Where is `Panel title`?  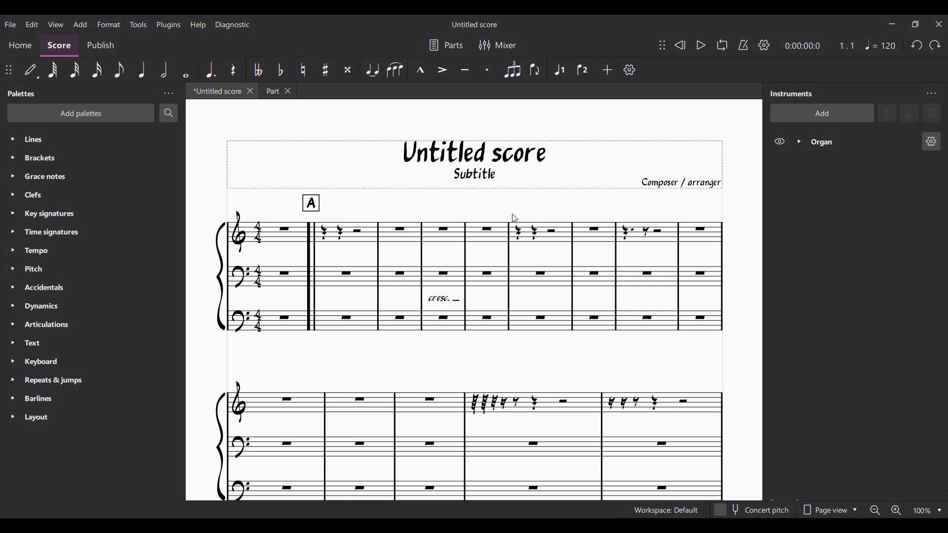
Panel title is located at coordinates (791, 93).